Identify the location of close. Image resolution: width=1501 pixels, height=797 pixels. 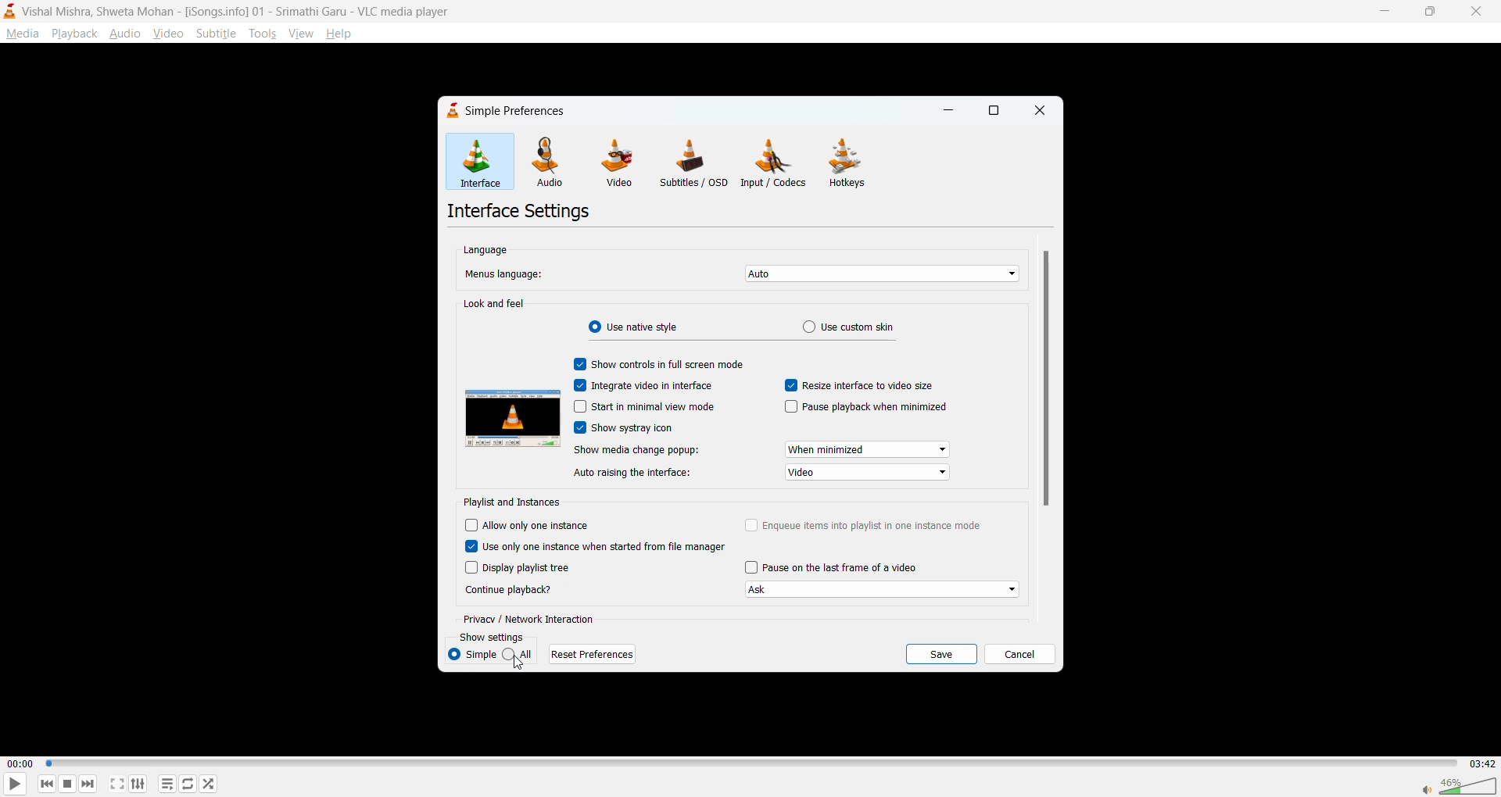
(1471, 12).